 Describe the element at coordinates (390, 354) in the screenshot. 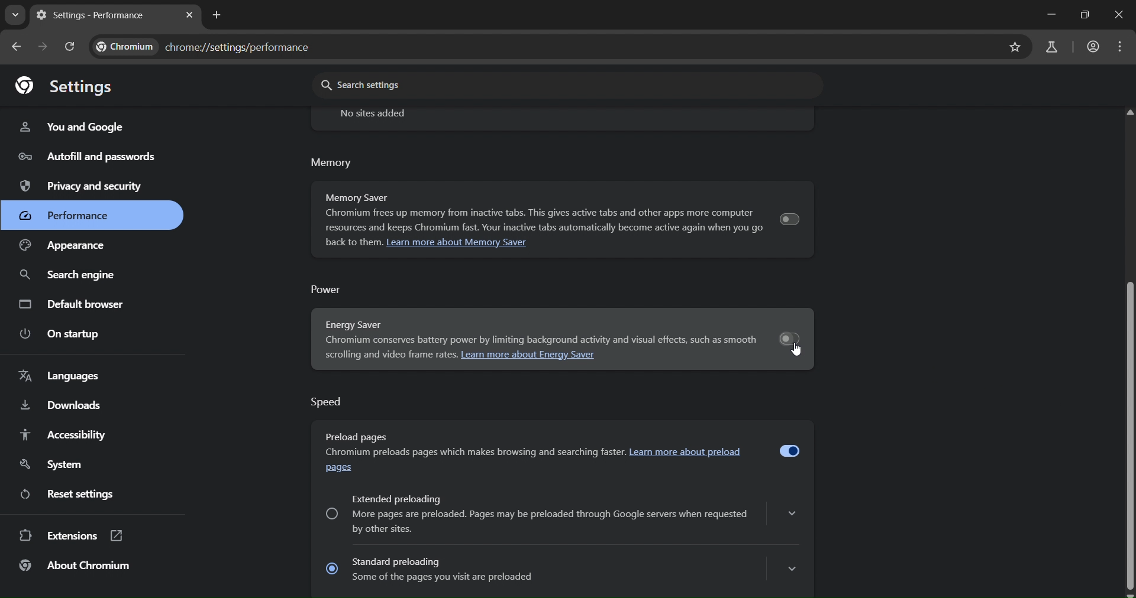

I see `scrolling and video frame rates` at that location.